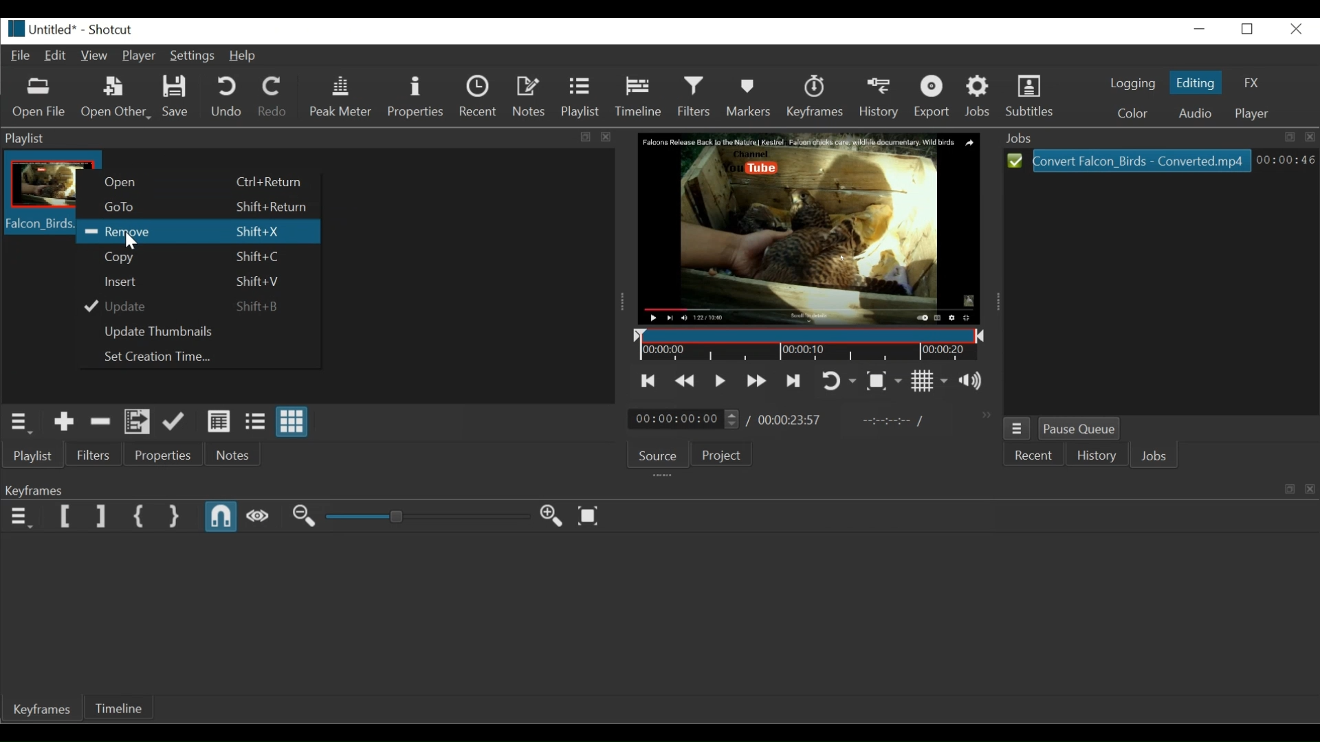  I want to click on Add to the playlist, so click(65, 423).